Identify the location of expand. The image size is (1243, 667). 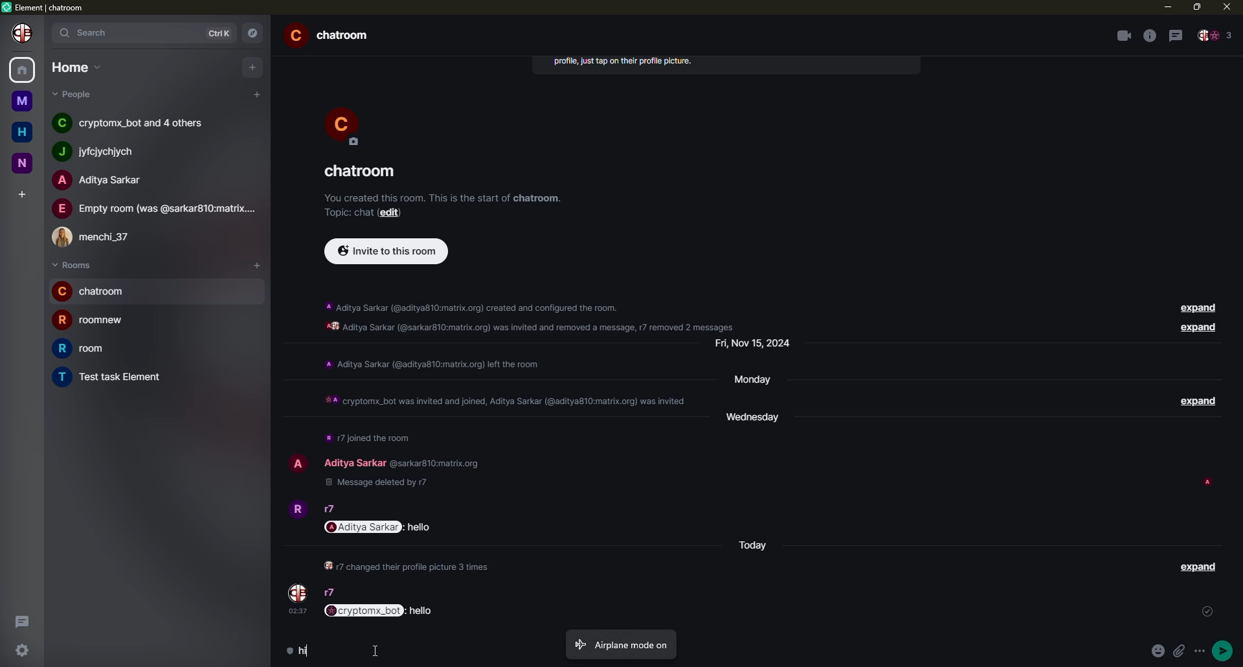
(1201, 401).